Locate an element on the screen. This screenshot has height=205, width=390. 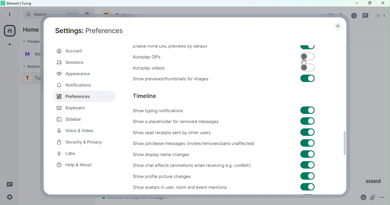
Notifications is located at coordinates (74, 85).